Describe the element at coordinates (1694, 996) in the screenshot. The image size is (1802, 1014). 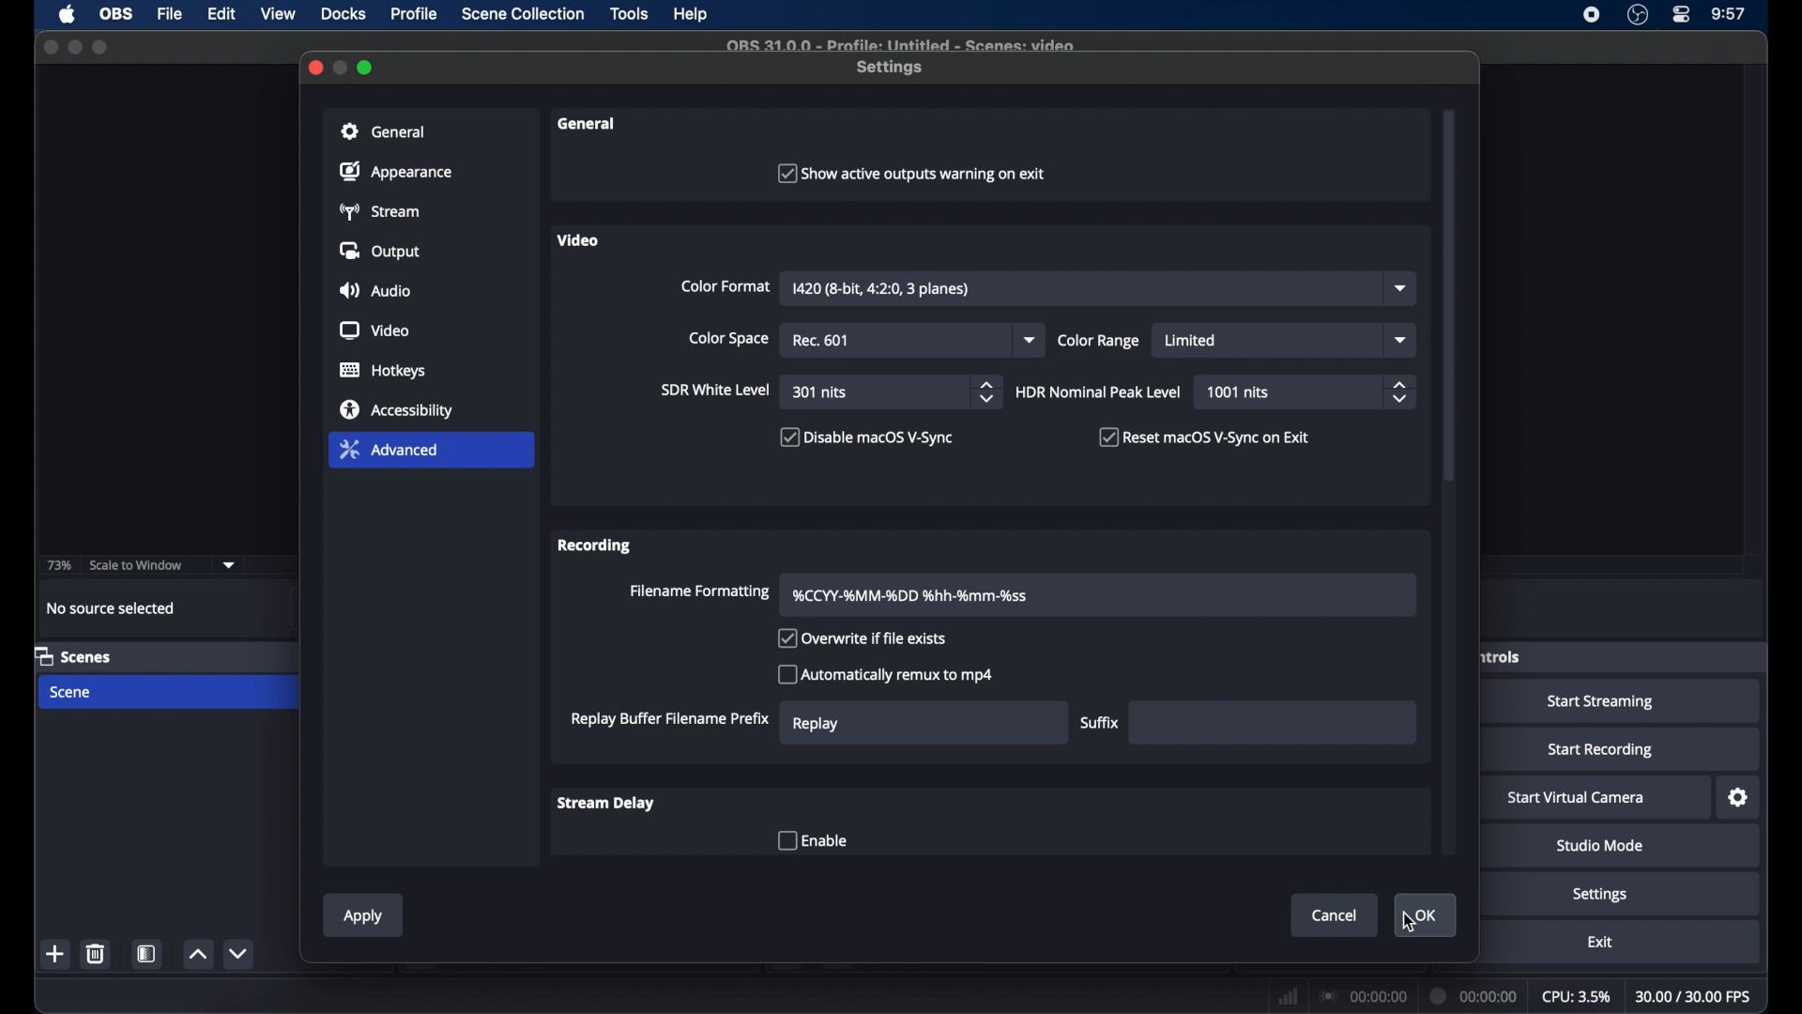
I see `fps` at that location.